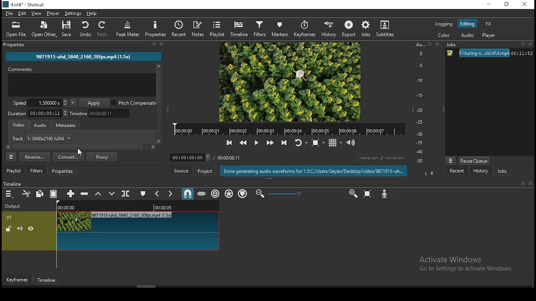  I want to click on markers, so click(280, 29).